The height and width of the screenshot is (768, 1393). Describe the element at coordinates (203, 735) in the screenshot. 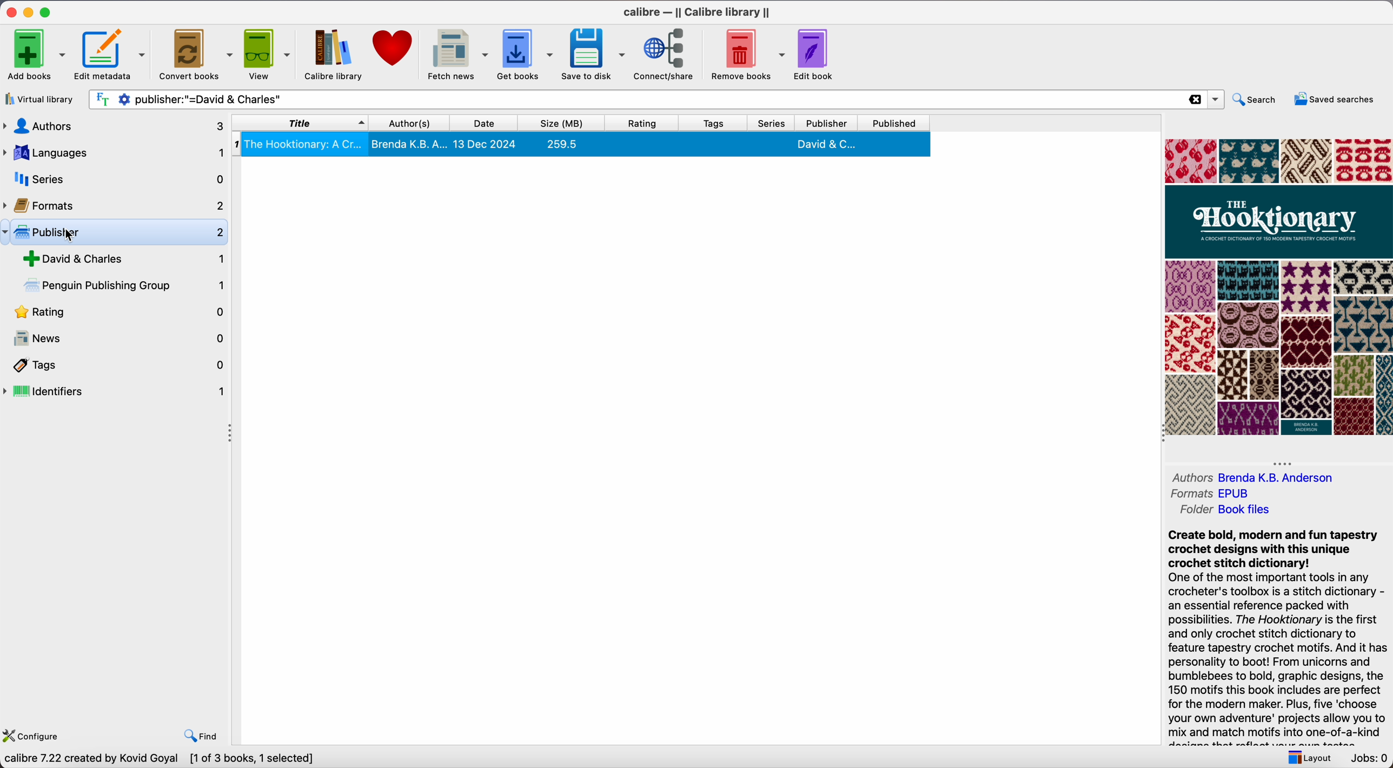

I see `find` at that location.